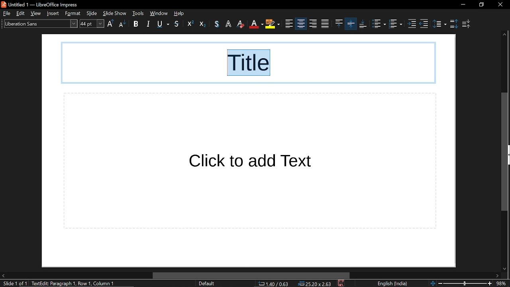 This screenshot has height=287, width=510. Describe the element at coordinates (114, 13) in the screenshot. I see `slide show` at that location.